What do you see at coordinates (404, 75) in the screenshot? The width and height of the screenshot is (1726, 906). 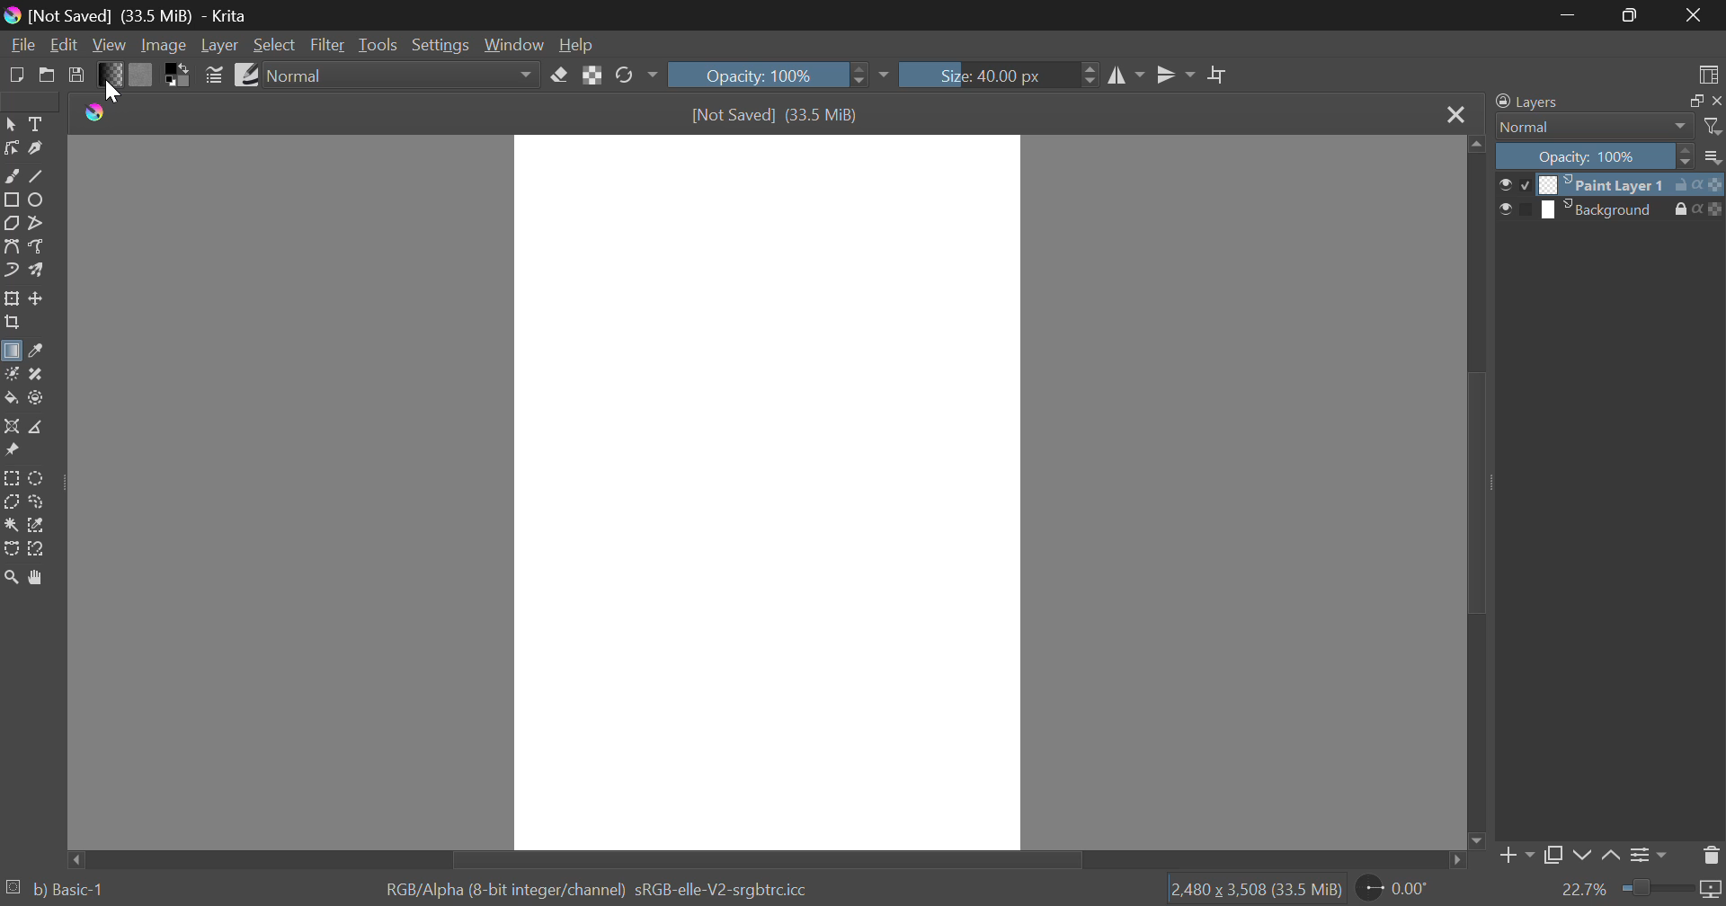 I see `Normal` at bounding box center [404, 75].